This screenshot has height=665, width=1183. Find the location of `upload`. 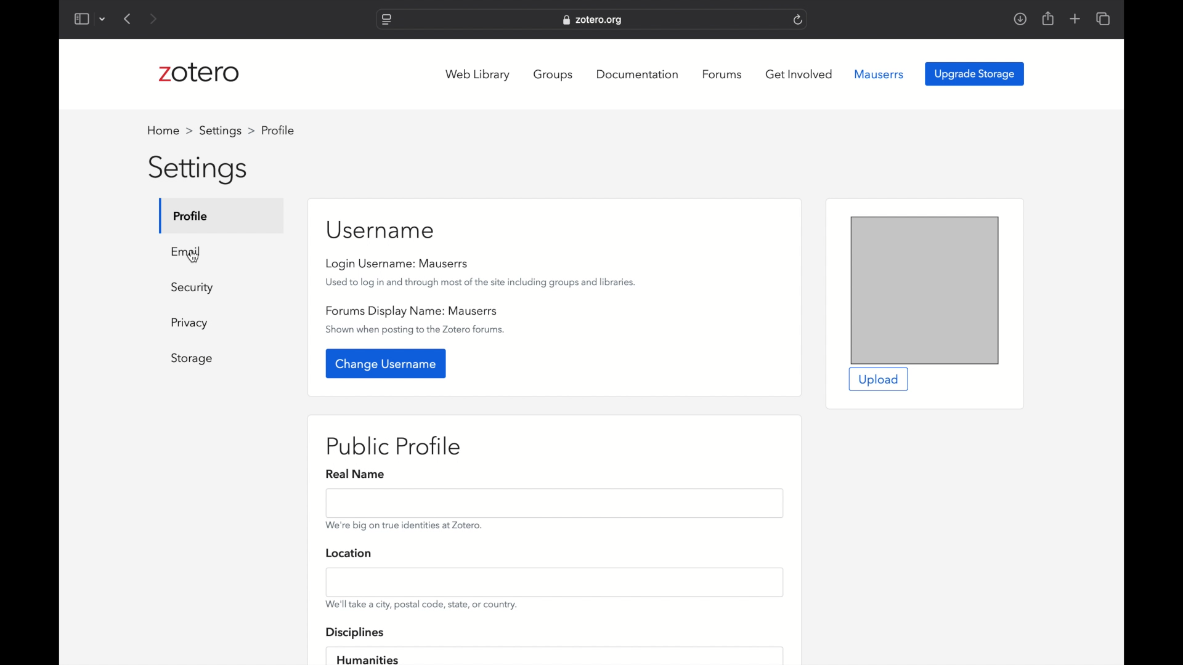

upload is located at coordinates (879, 380).